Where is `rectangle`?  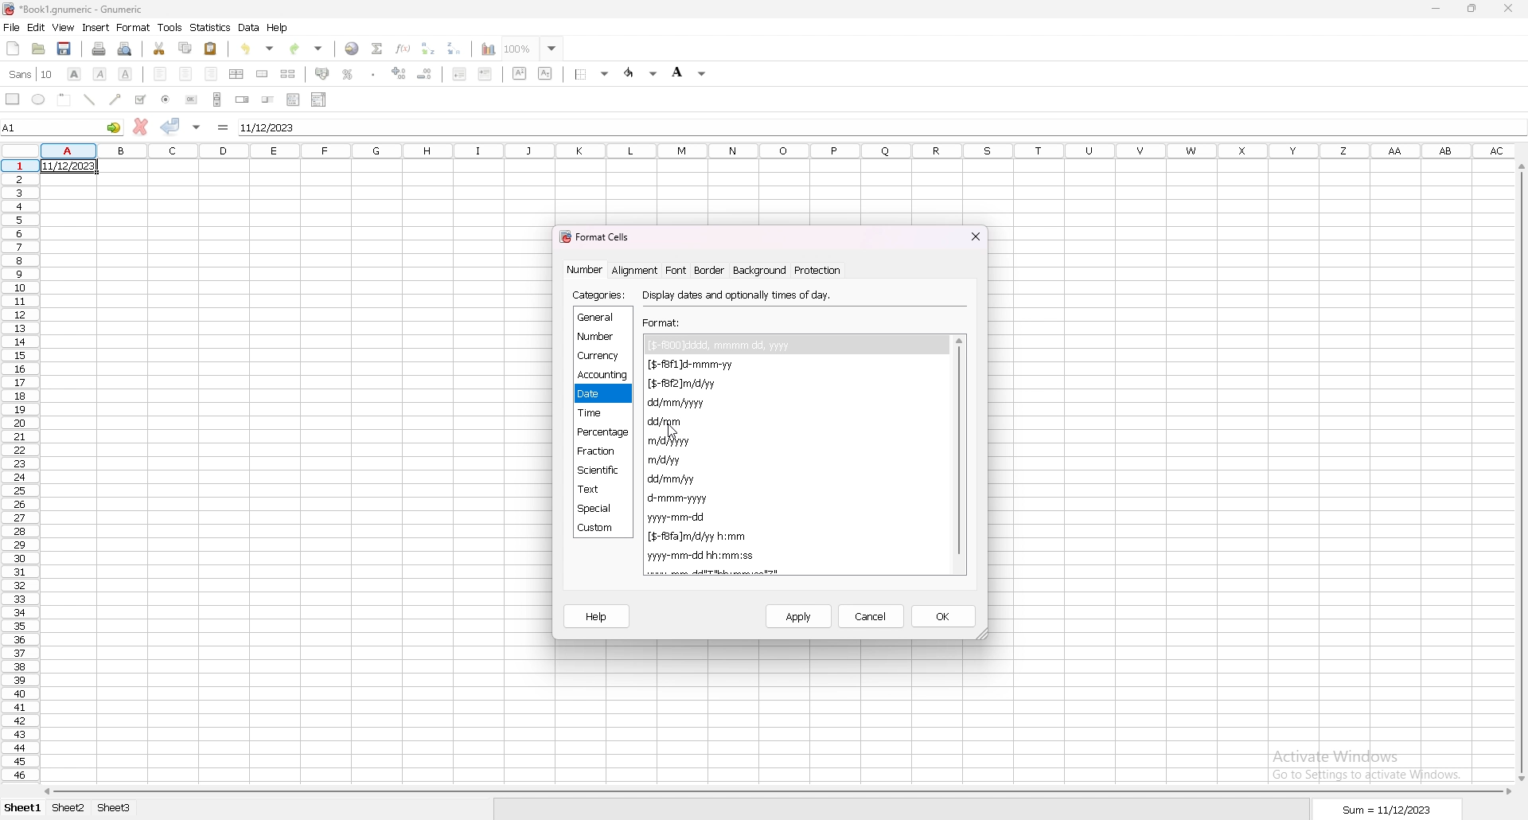 rectangle is located at coordinates (12, 100).